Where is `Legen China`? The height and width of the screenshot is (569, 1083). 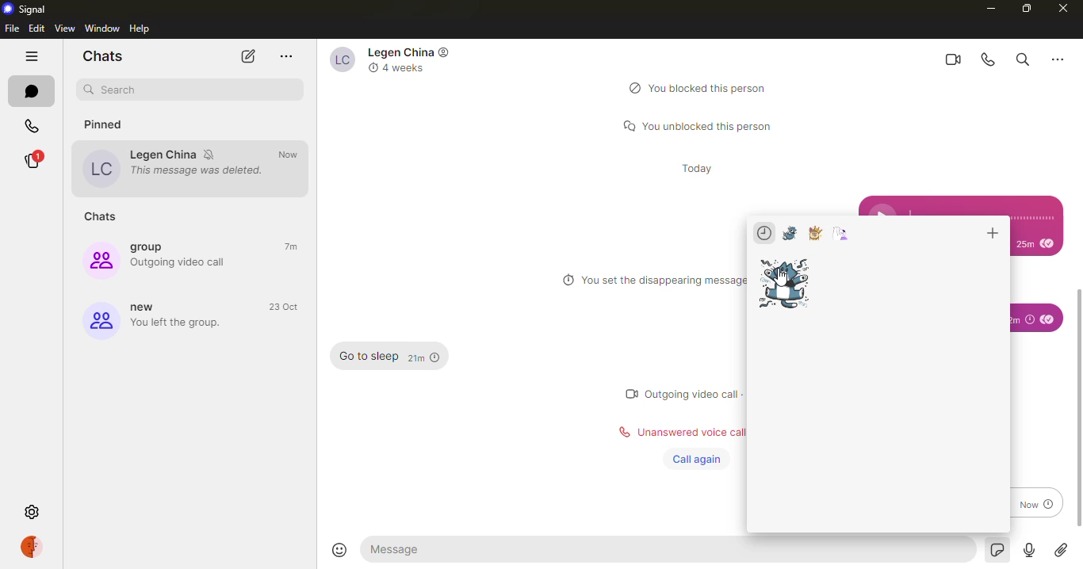 Legen China is located at coordinates (163, 155).